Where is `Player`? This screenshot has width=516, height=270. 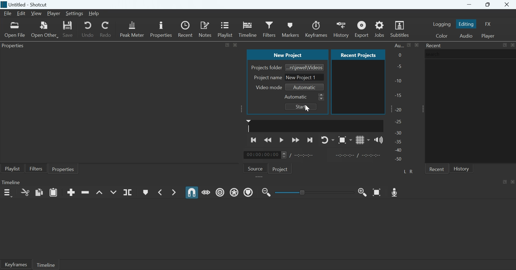
Player is located at coordinates (54, 14).